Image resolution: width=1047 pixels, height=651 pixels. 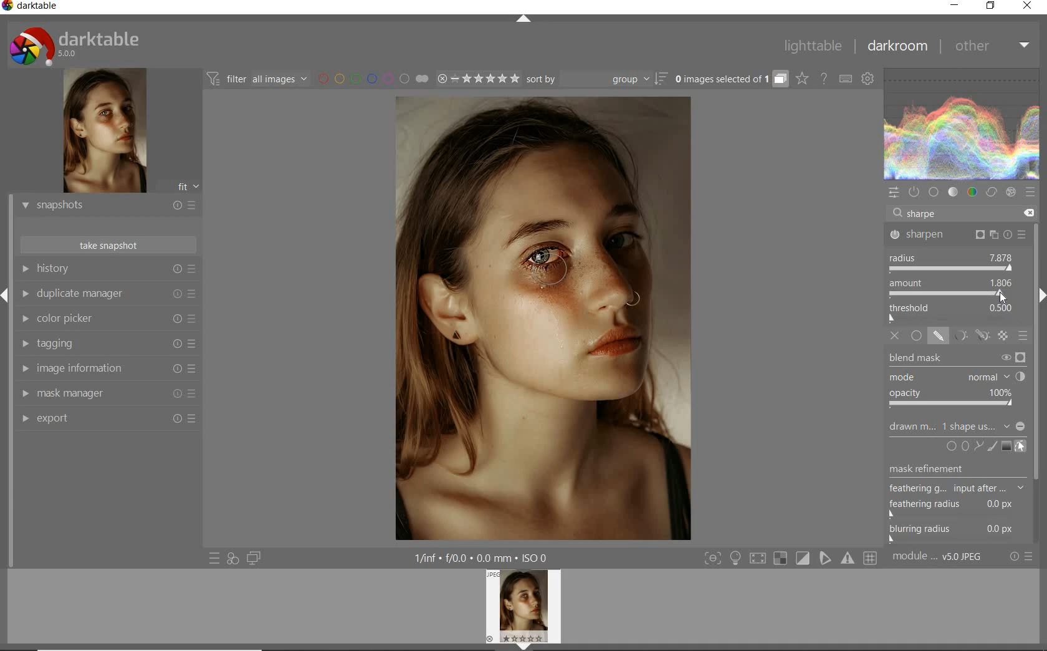 What do you see at coordinates (991, 6) in the screenshot?
I see `restore` at bounding box center [991, 6].